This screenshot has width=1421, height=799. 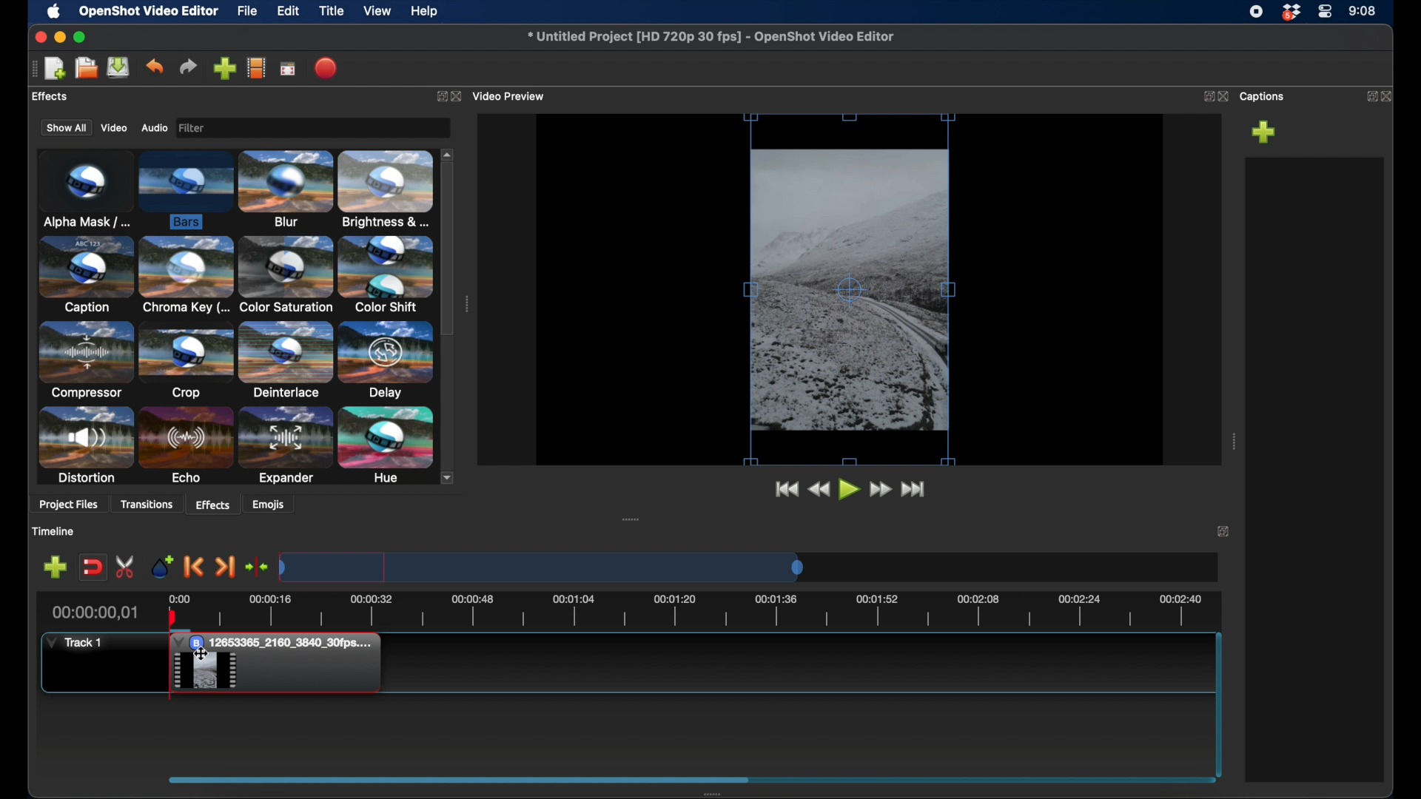 What do you see at coordinates (199, 642) in the screenshot?
I see `bar effect` at bounding box center [199, 642].